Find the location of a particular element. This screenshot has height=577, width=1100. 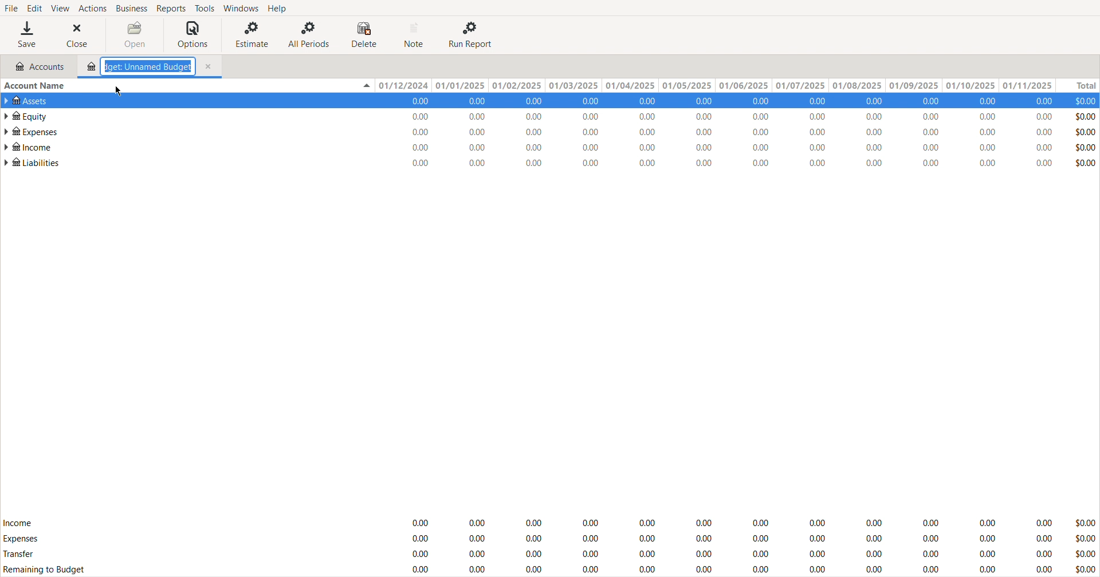

Account Name is located at coordinates (37, 84).